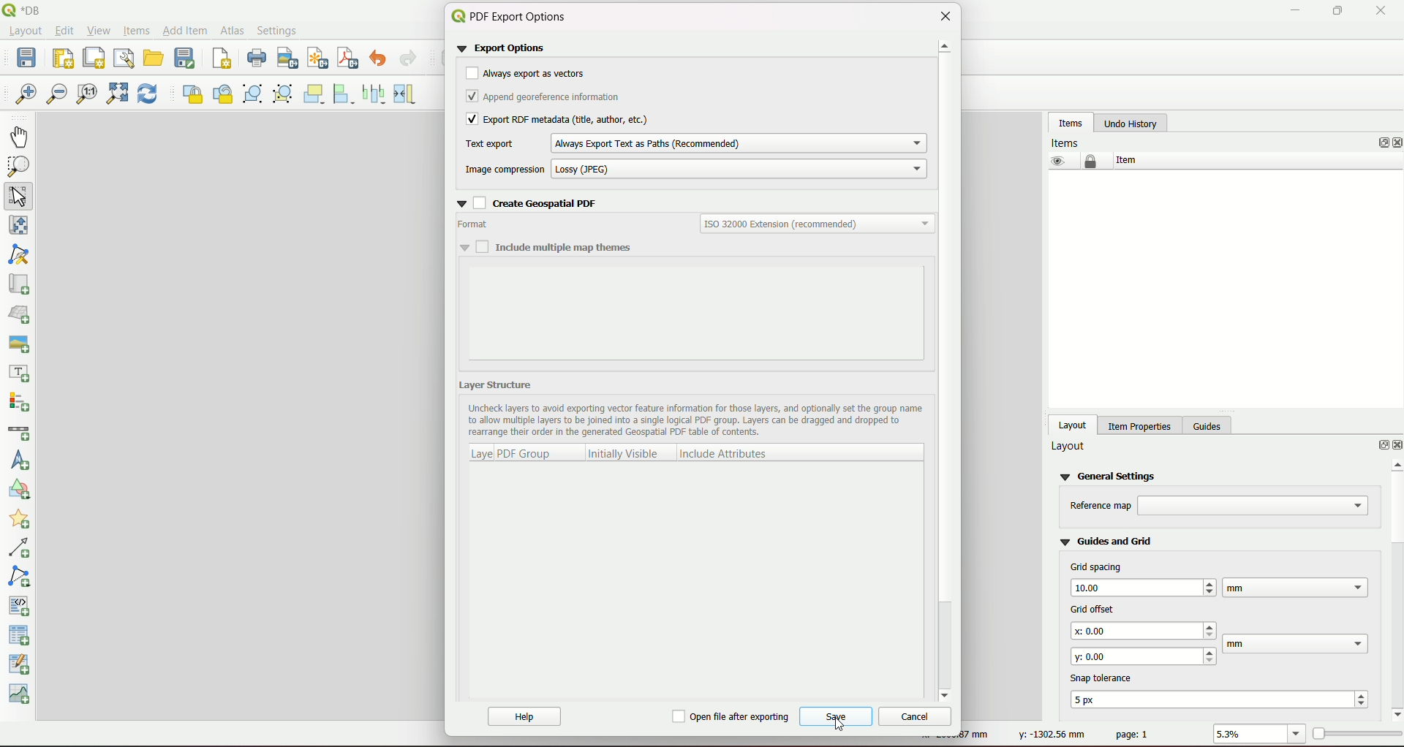 The width and height of the screenshot is (1404, 747). I want to click on text, so click(1105, 677).